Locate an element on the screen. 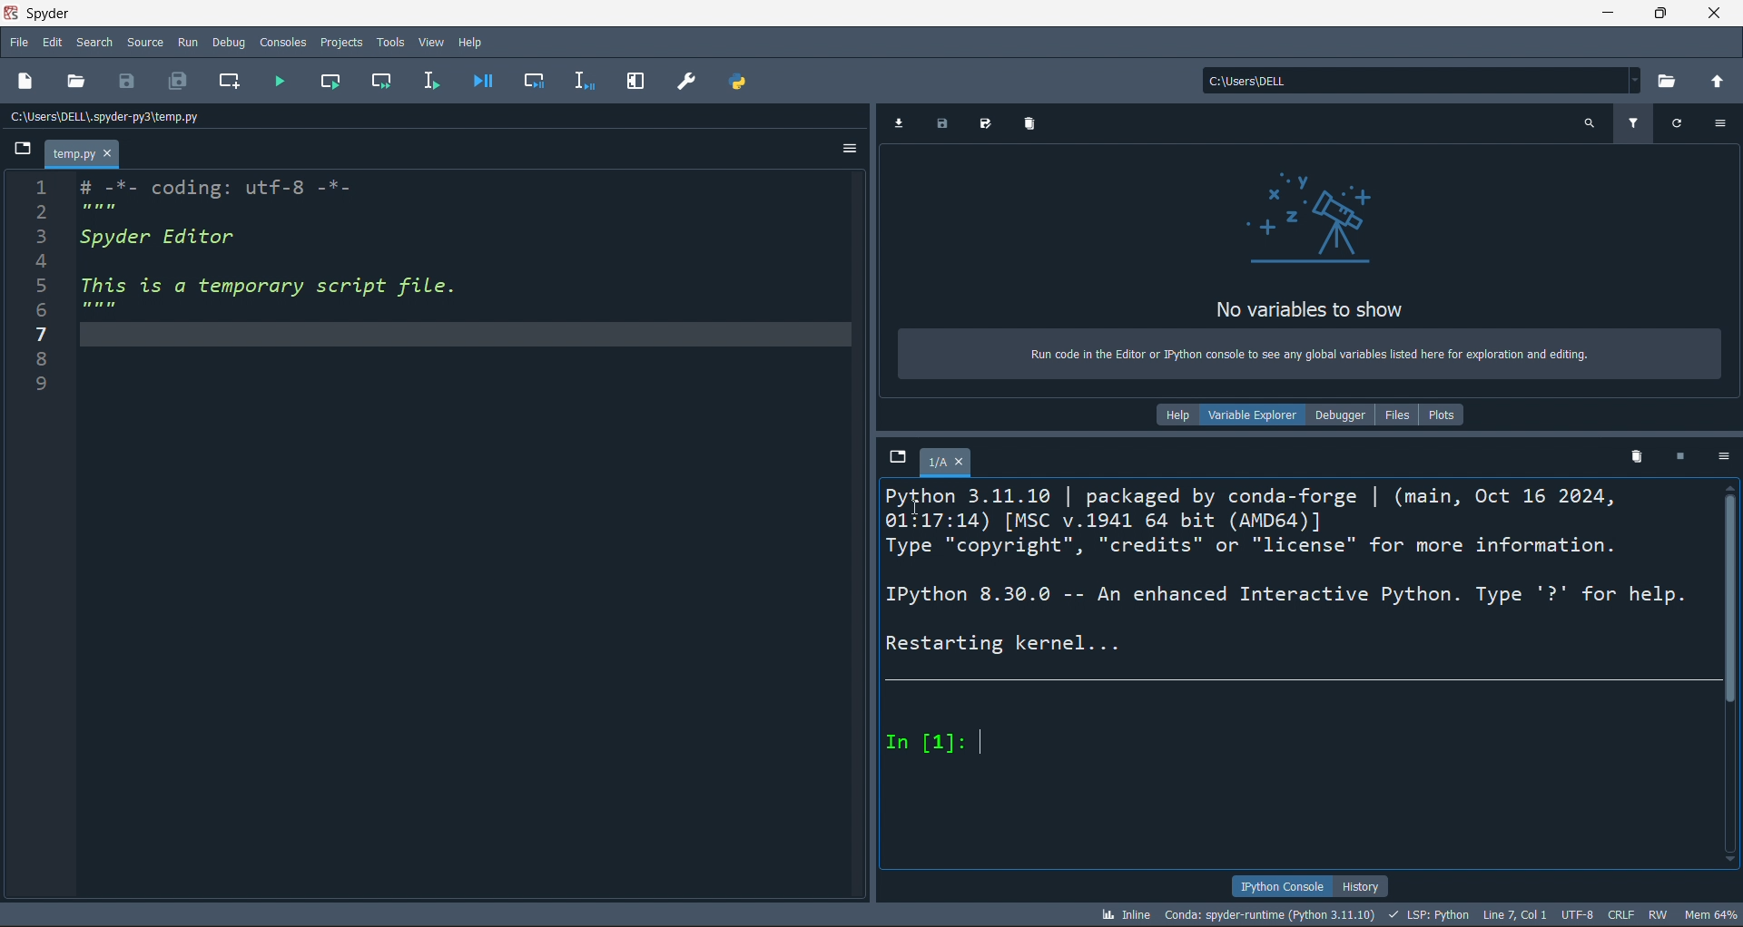 The image size is (1743, 927). debug cell is located at coordinates (535, 80).